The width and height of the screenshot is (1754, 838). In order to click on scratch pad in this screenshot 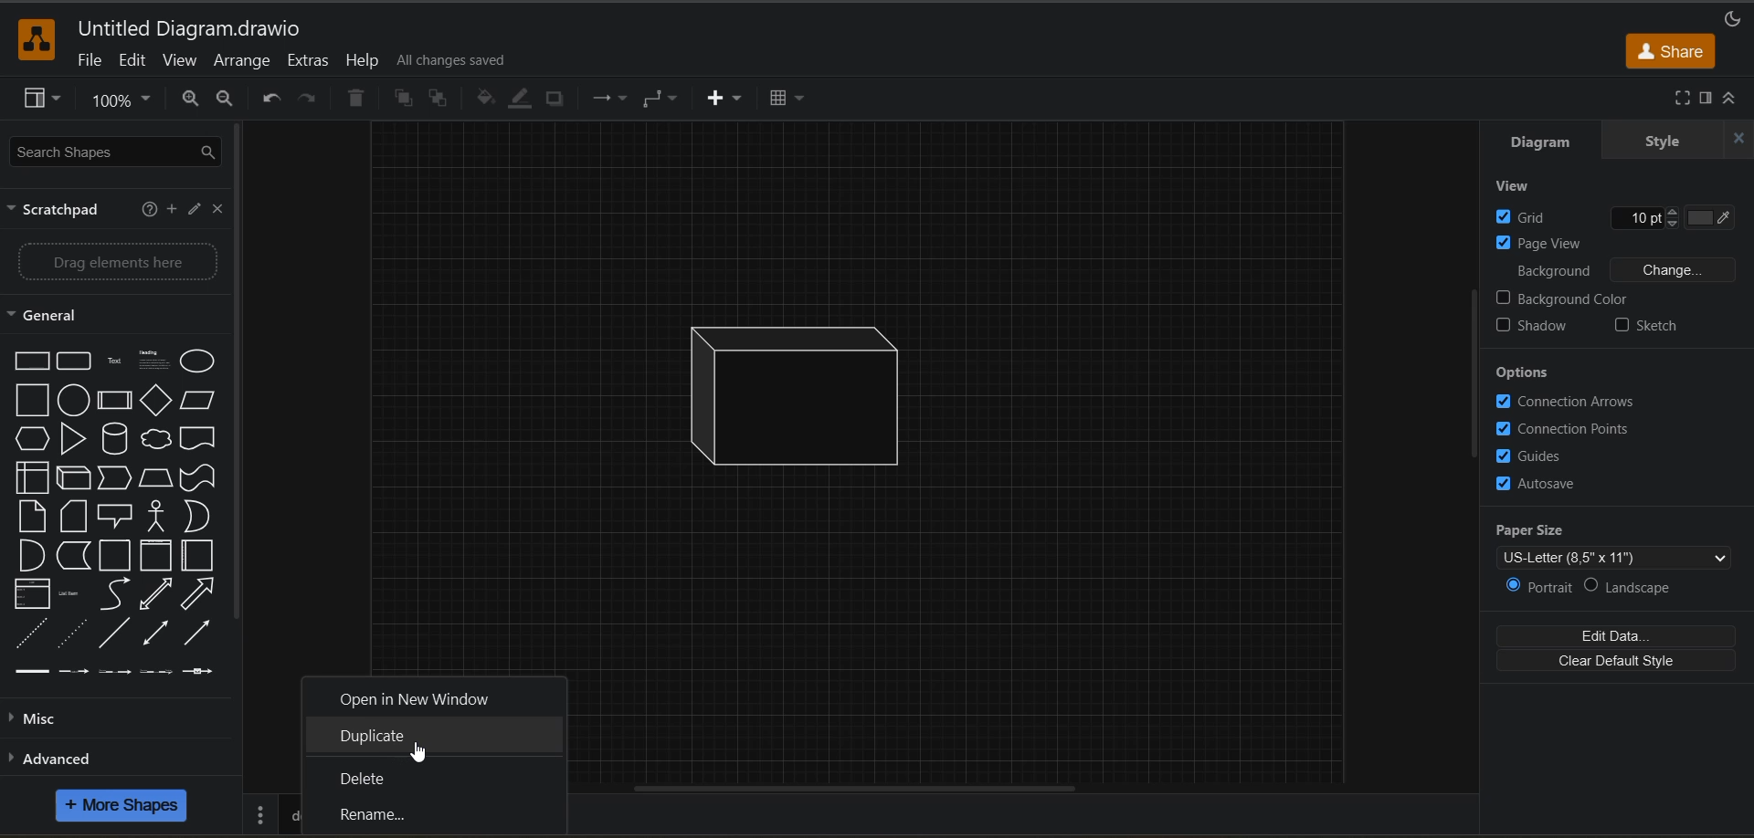, I will do `click(58, 212)`.